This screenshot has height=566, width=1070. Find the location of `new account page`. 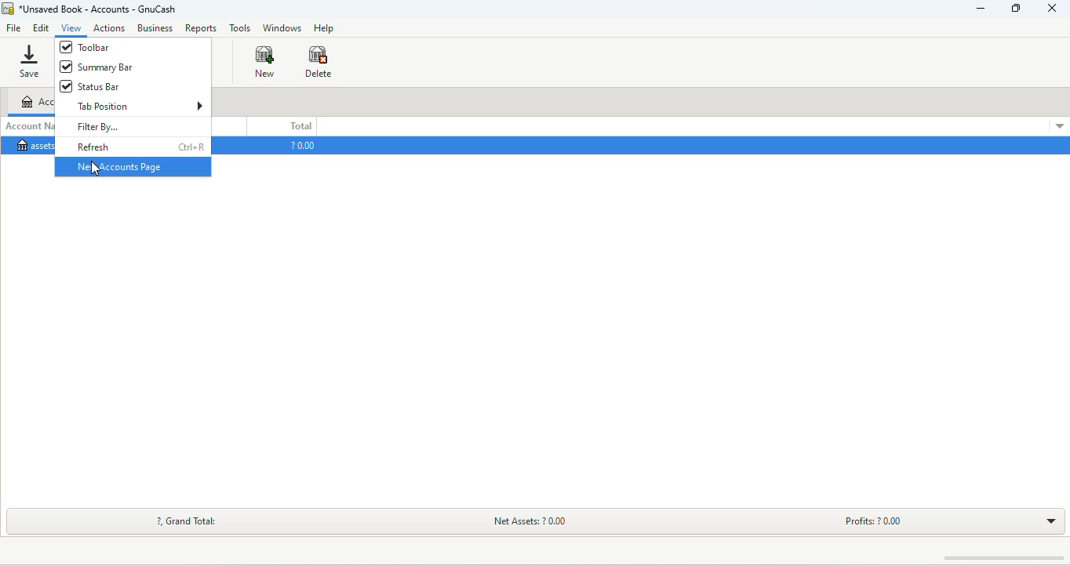

new account page is located at coordinates (132, 166).